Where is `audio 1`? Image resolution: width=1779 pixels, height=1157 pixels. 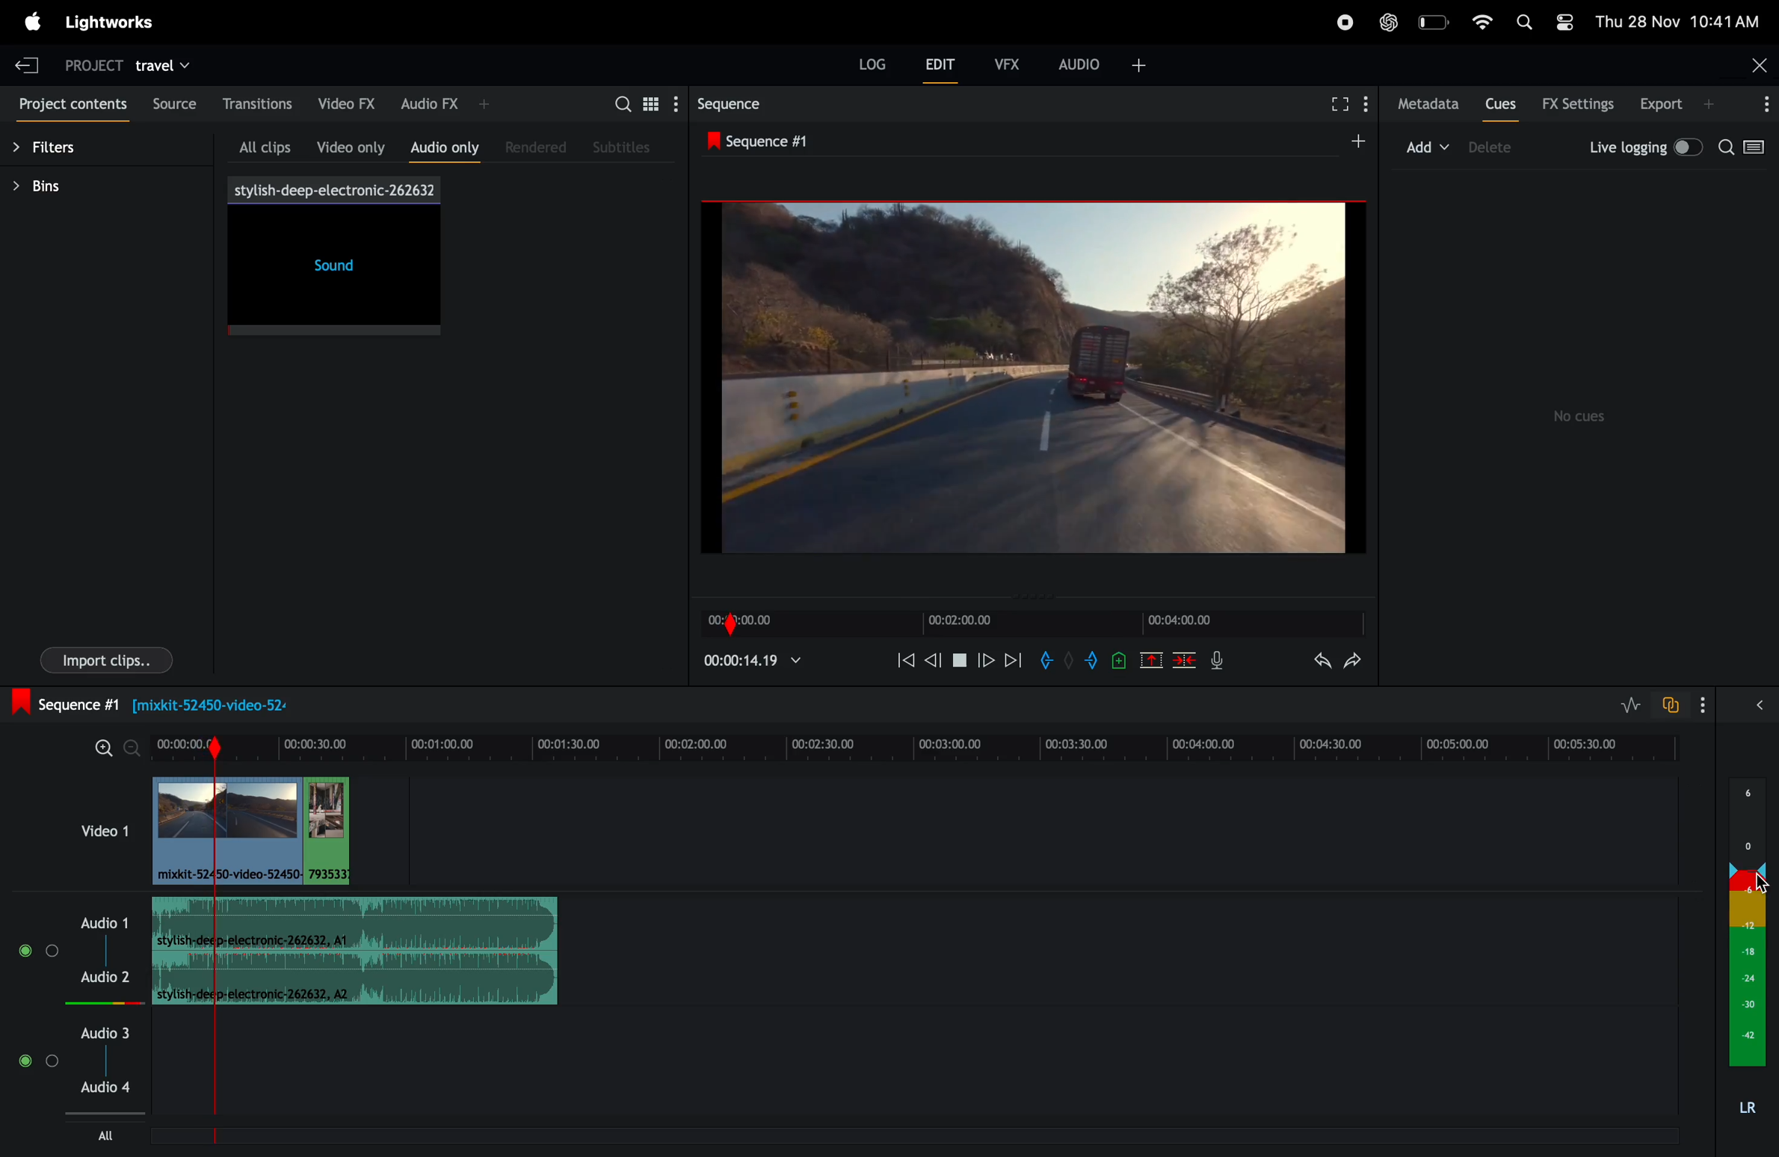 audio 1 is located at coordinates (107, 923).